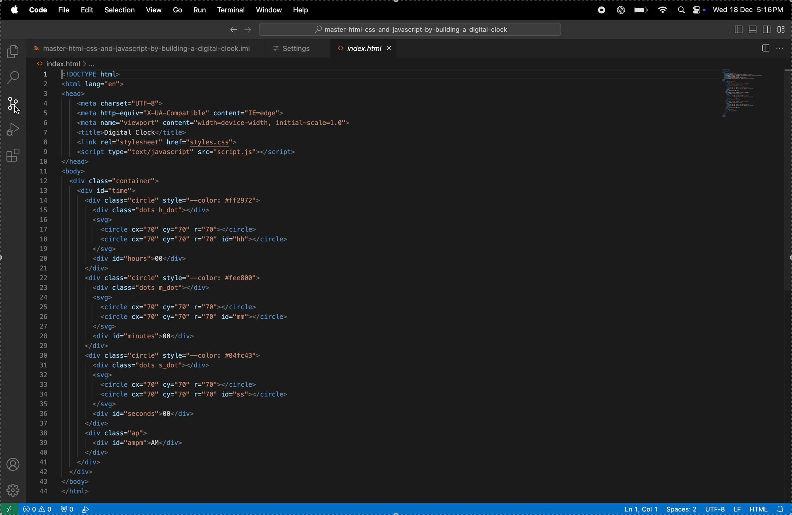  What do you see at coordinates (95, 424) in the screenshot?
I see `</div>` at bounding box center [95, 424].